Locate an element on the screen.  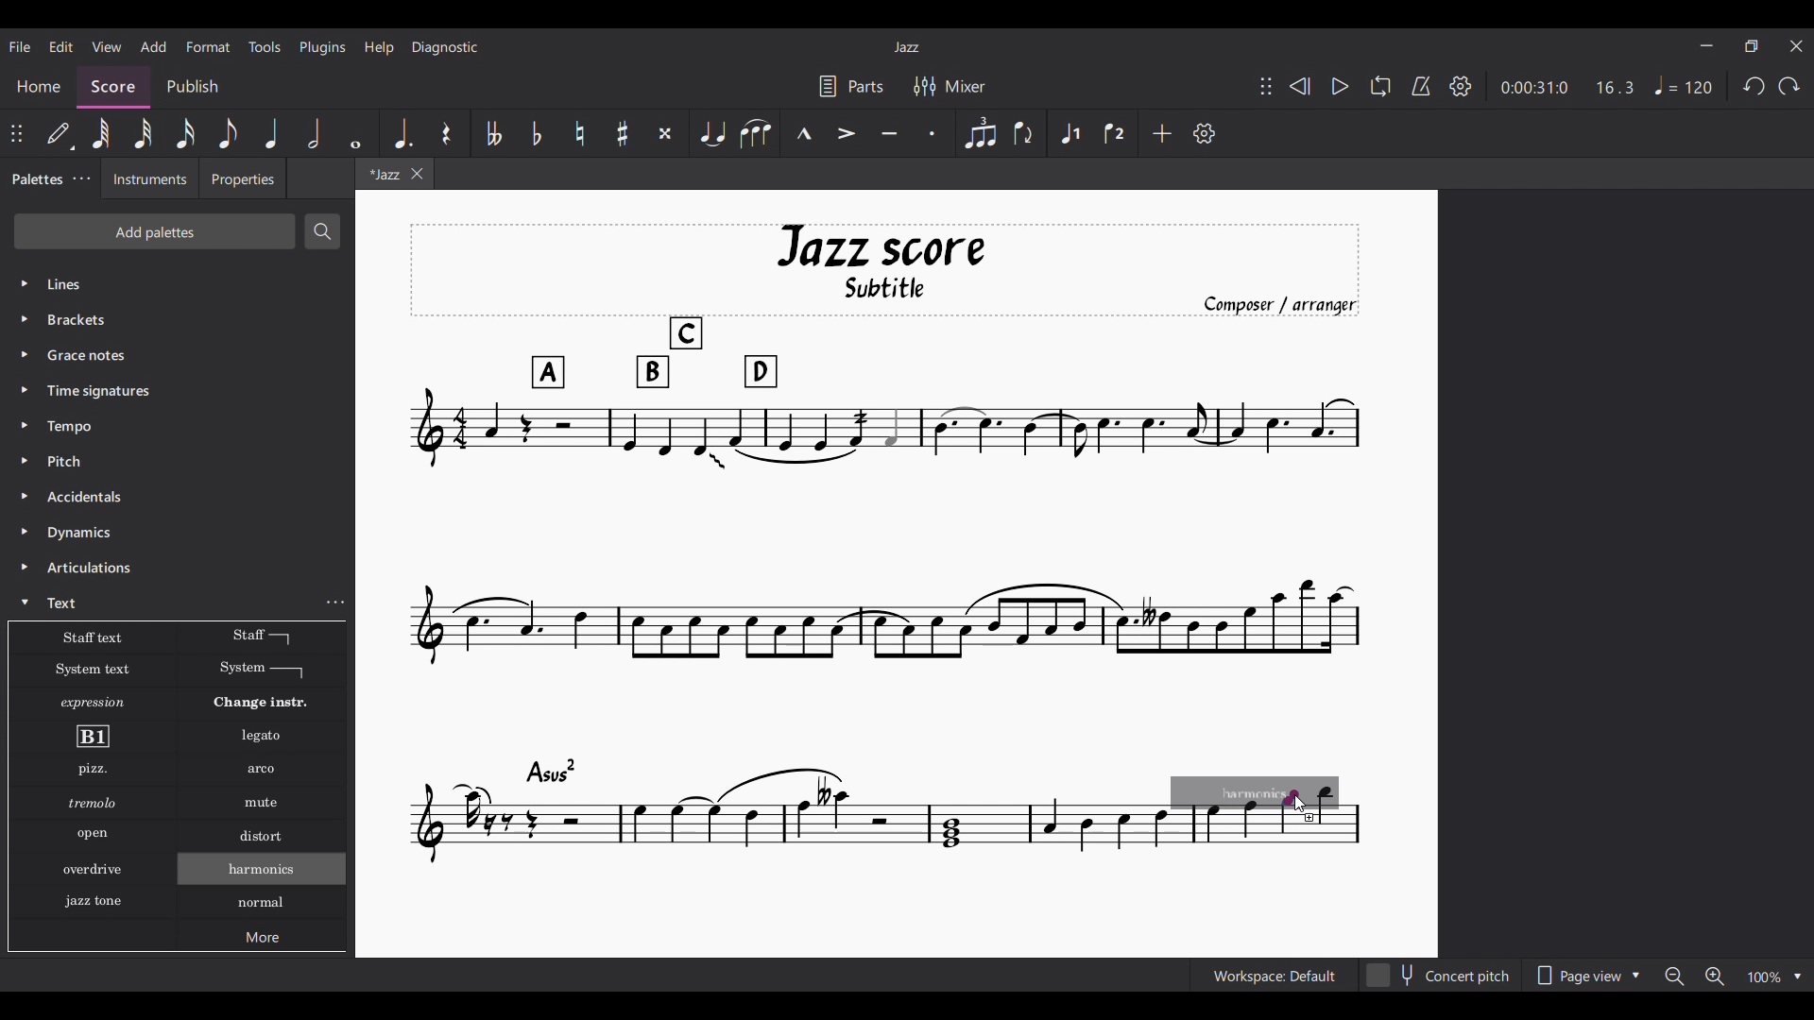
Legato is located at coordinates (265, 737).